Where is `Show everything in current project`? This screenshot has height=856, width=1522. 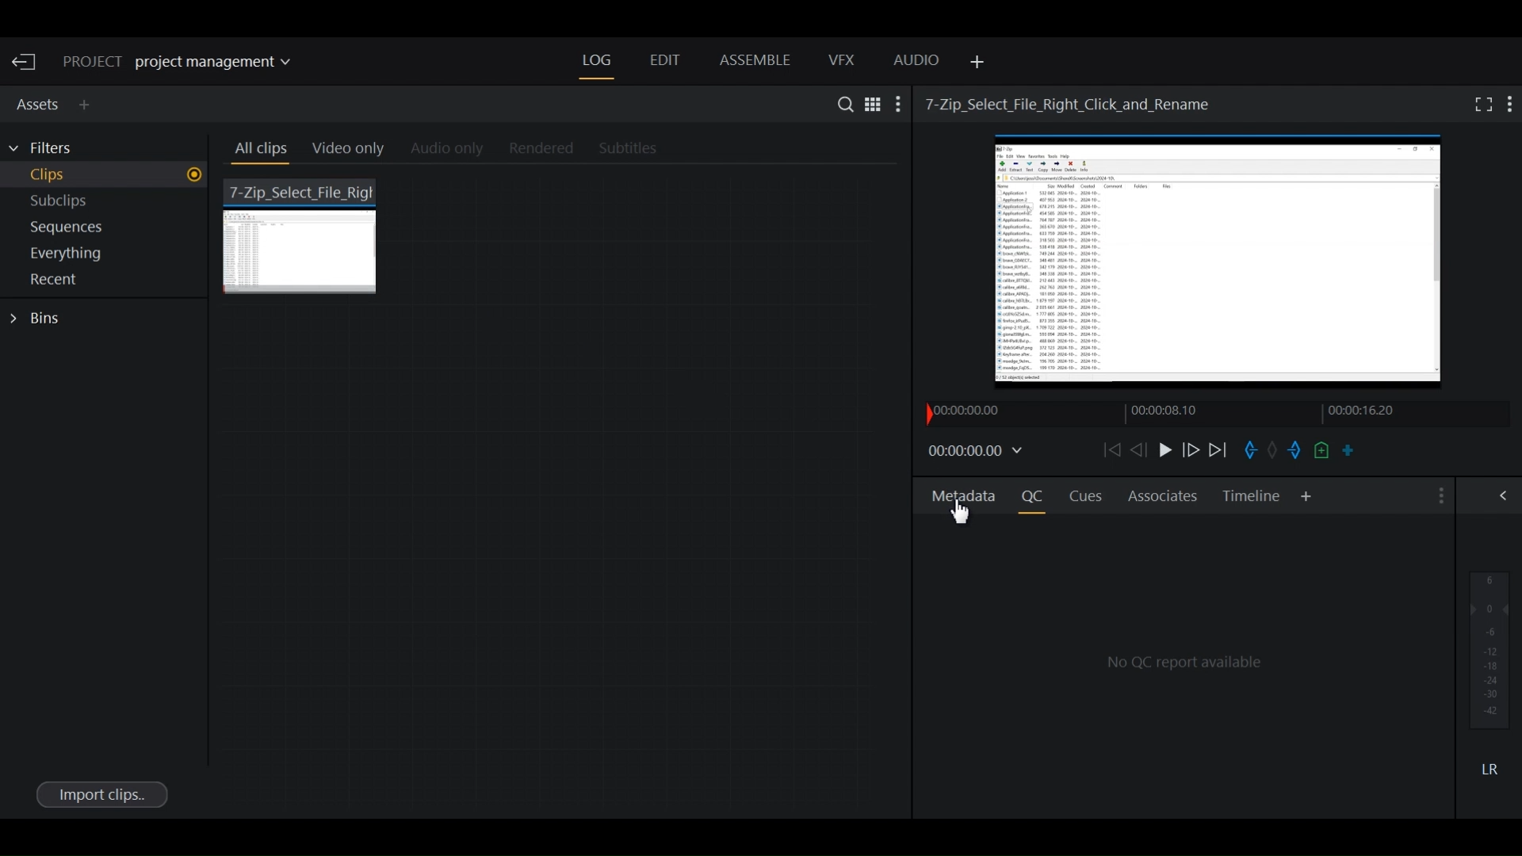 Show everything in current project is located at coordinates (108, 255).